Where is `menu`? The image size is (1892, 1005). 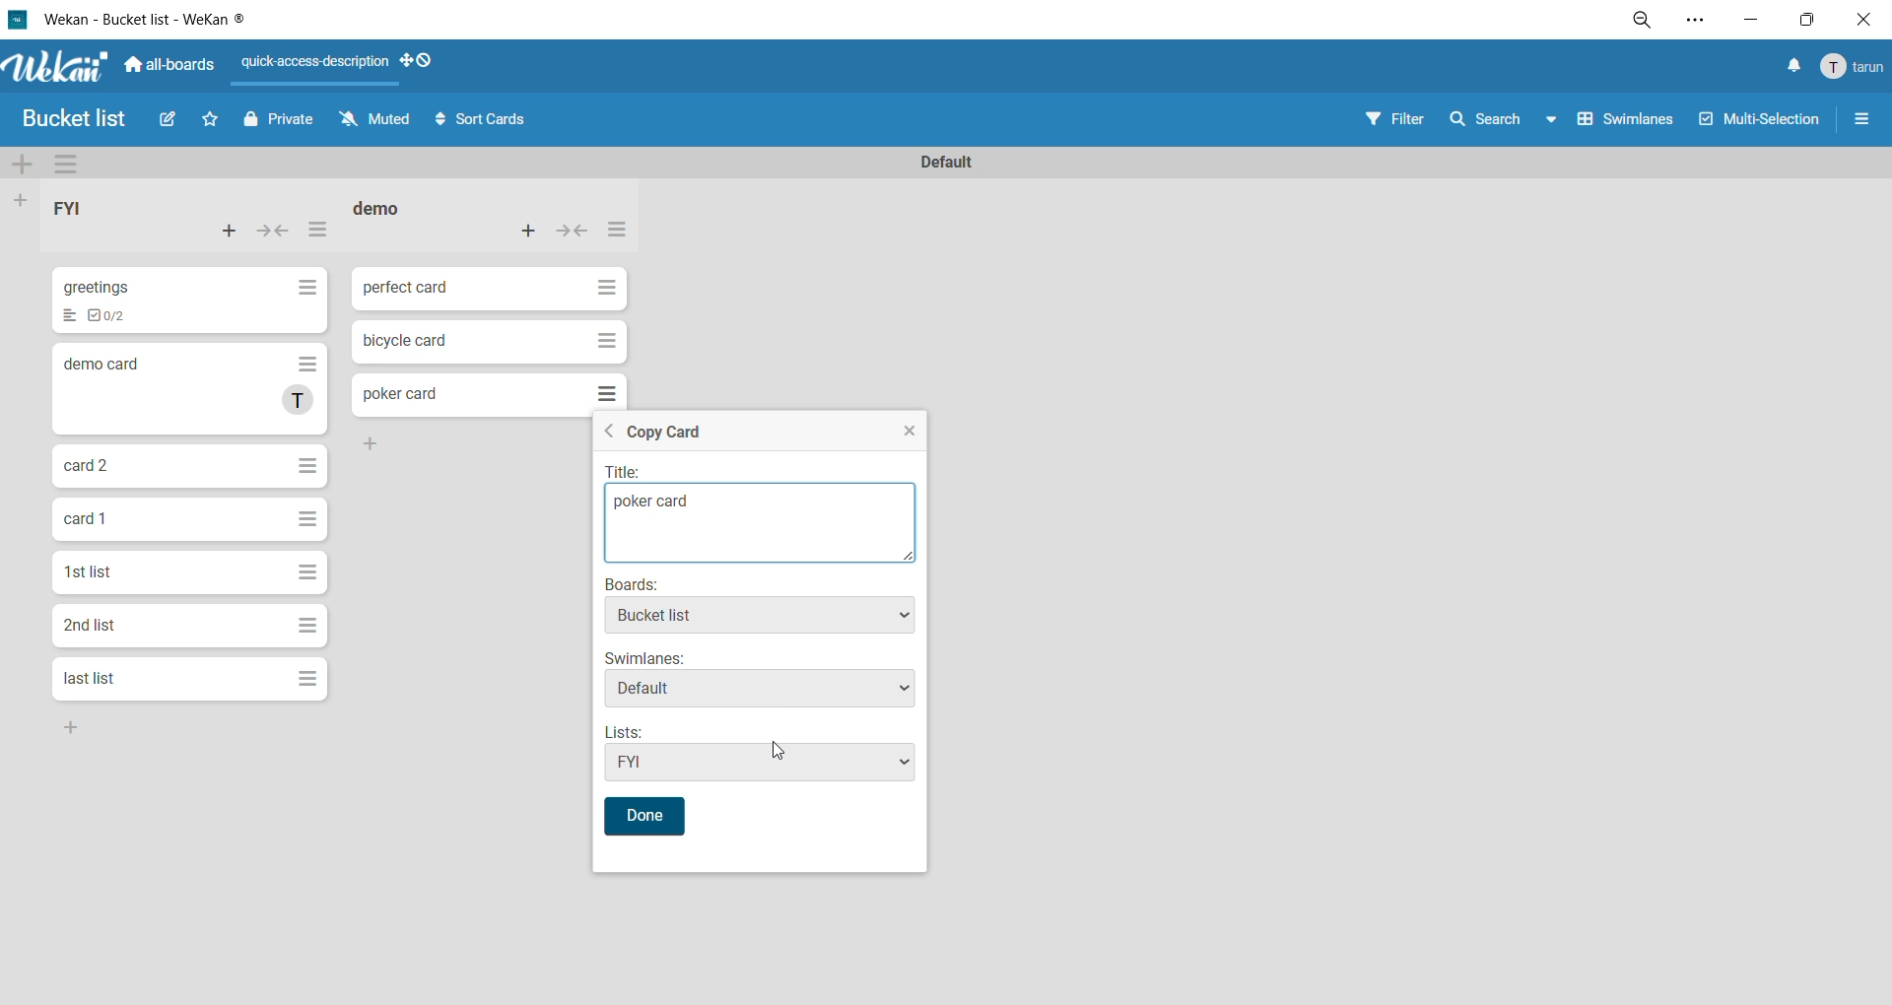
menu is located at coordinates (1849, 68).